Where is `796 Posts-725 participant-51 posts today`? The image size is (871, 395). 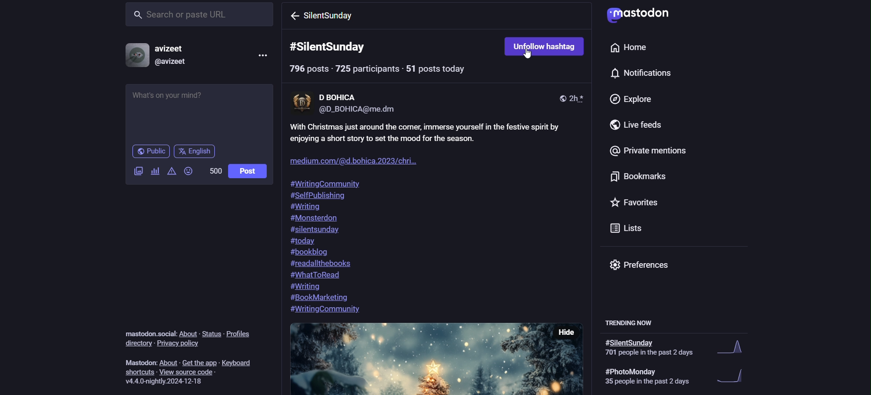 796 Posts-725 participant-51 posts today is located at coordinates (377, 70).